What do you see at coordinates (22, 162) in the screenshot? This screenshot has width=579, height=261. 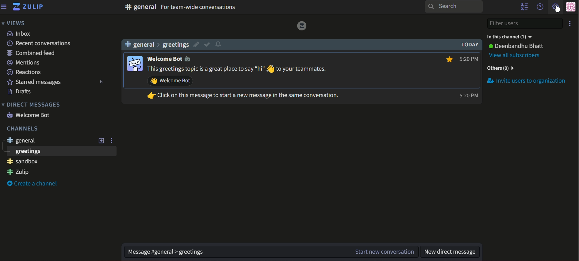 I see `sandbox` at bounding box center [22, 162].